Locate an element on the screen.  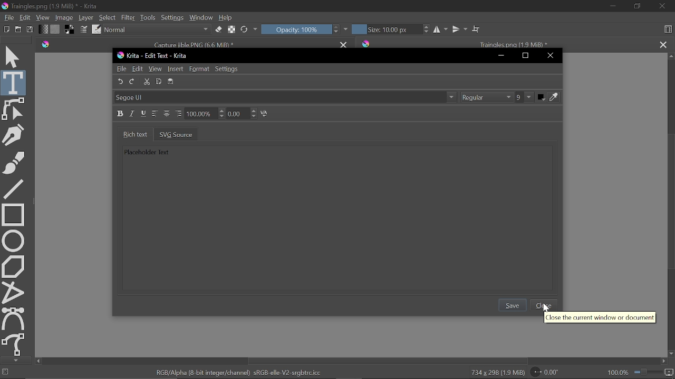
Insert is located at coordinates (176, 69).